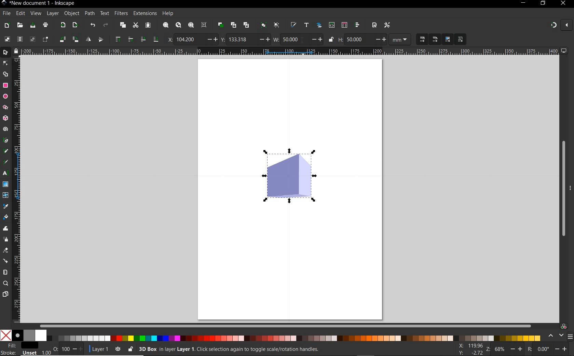 The image size is (574, 356). I want to click on object flip, so click(87, 40).